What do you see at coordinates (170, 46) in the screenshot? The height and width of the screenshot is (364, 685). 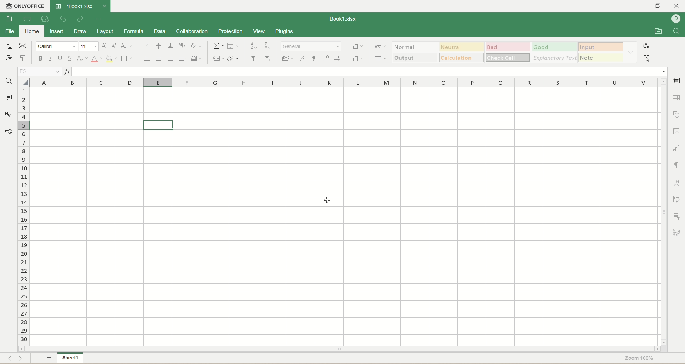 I see `align bottom` at bounding box center [170, 46].